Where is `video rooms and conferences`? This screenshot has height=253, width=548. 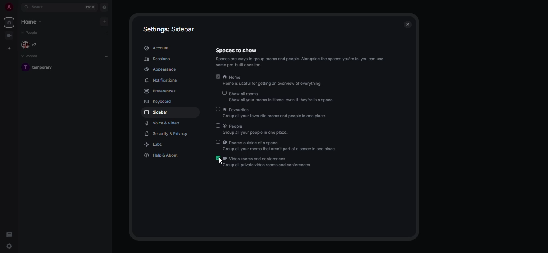
video rooms and conferences is located at coordinates (270, 162).